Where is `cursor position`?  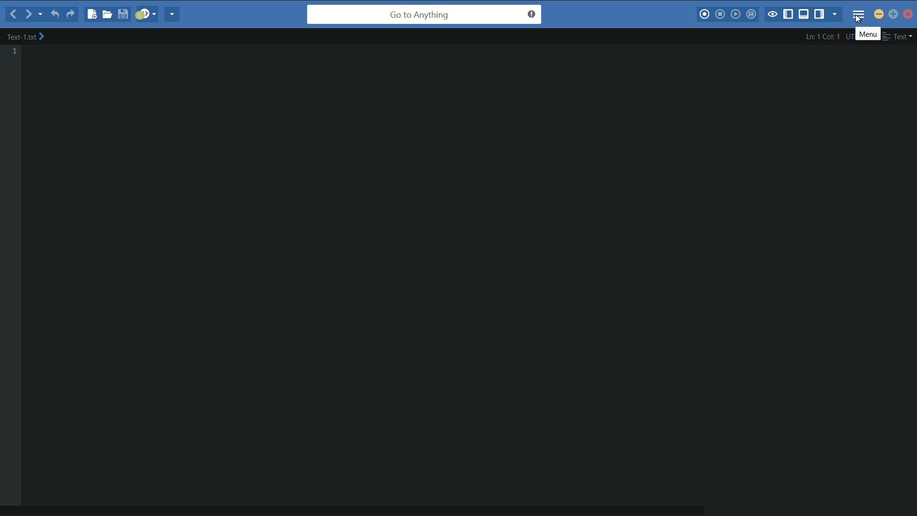
cursor position is located at coordinates (821, 36).